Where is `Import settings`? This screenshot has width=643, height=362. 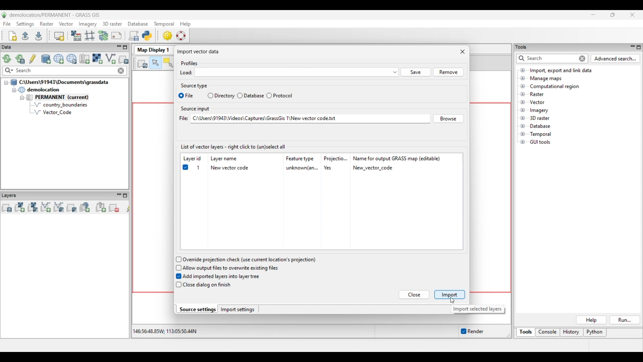 Import settings is located at coordinates (238, 309).